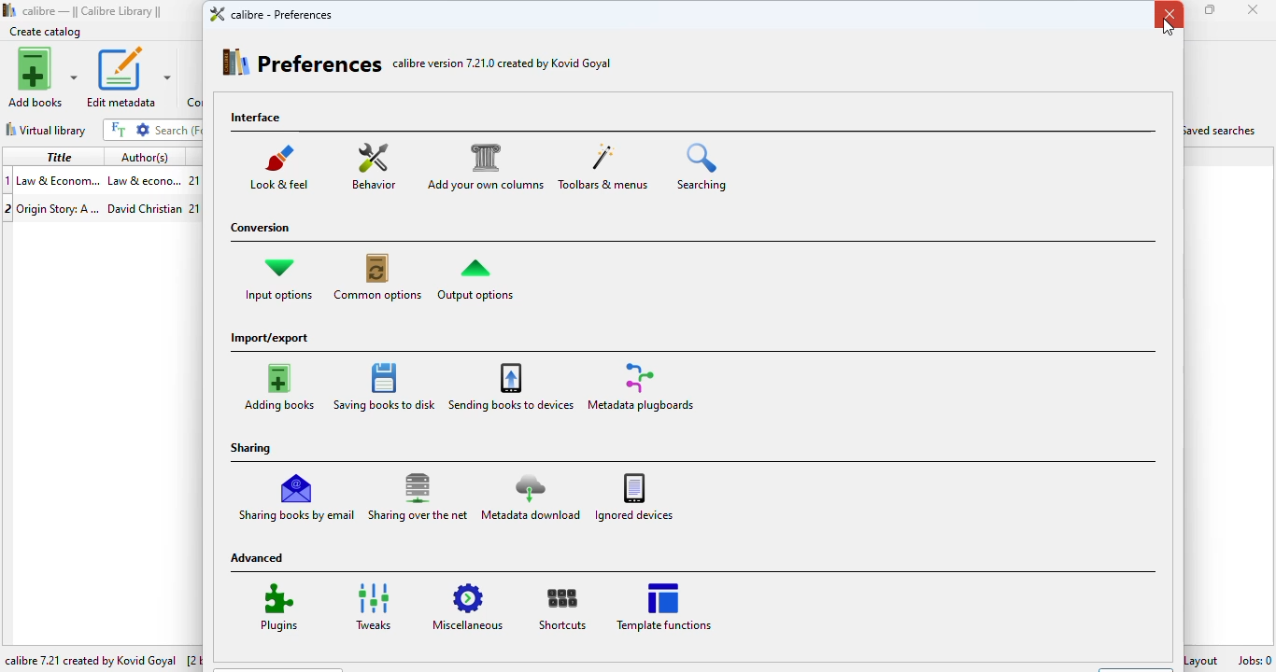  Describe the element at coordinates (1221, 130) in the screenshot. I see `saved searches` at that location.